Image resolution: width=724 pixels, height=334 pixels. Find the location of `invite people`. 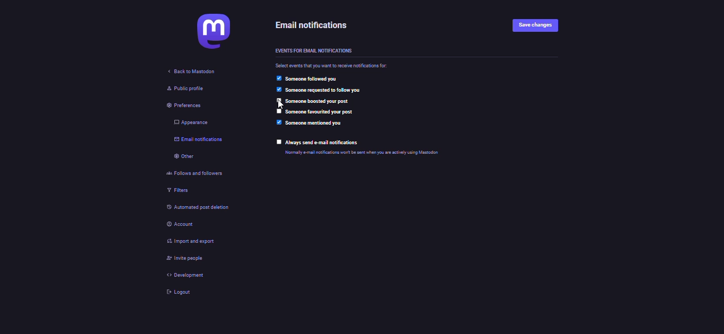

invite people is located at coordinates (181, 258).